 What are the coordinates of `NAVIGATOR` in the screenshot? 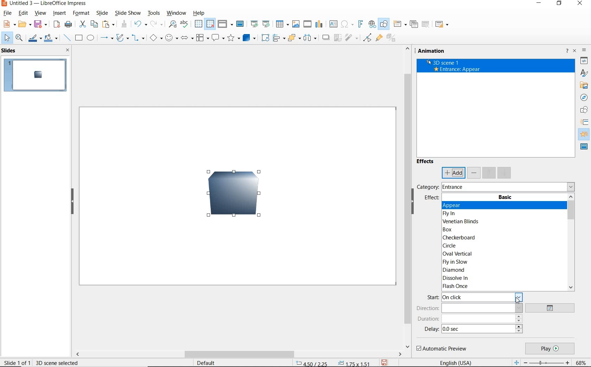 It's located at (584, 98).